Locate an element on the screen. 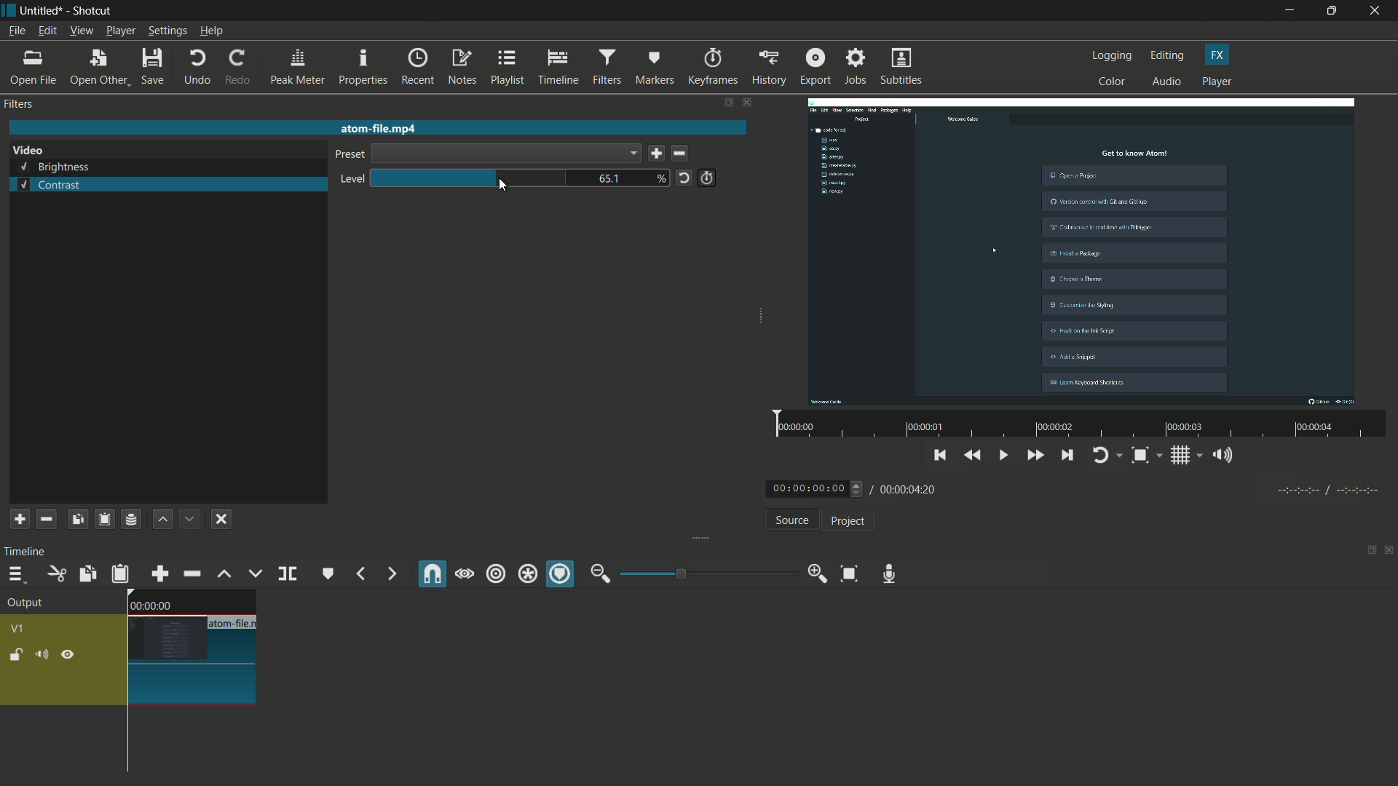 The height and width of the screenshot is (786, 1398). close panel is located at coordinates (1389, 552).